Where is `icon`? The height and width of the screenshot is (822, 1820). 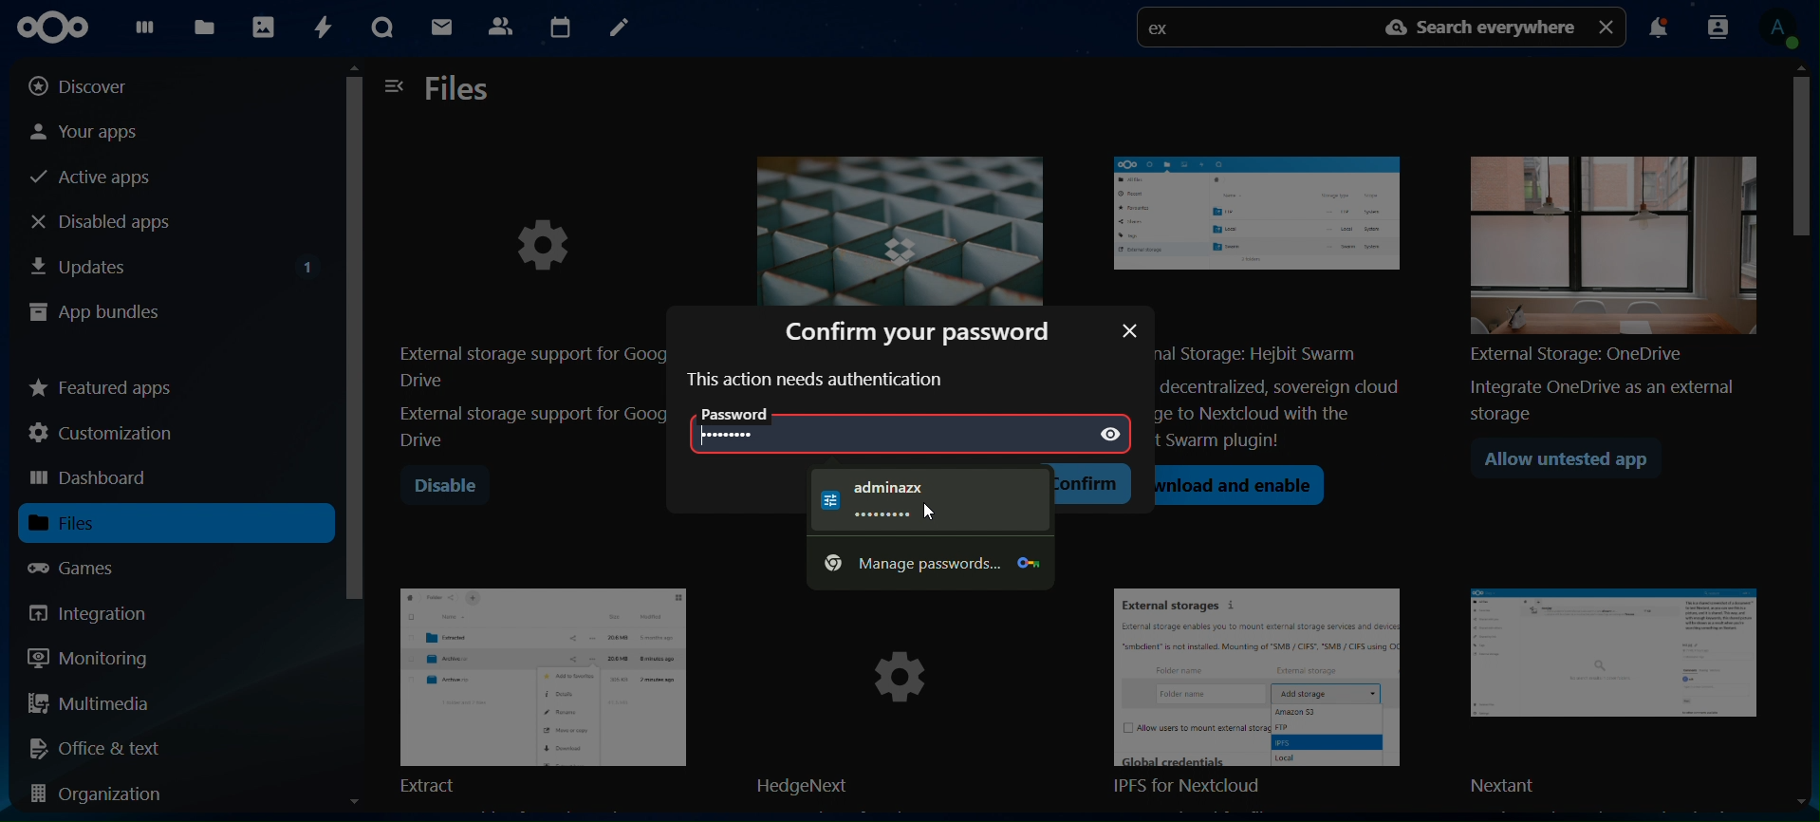
icon is located at coordinates (61, 28).